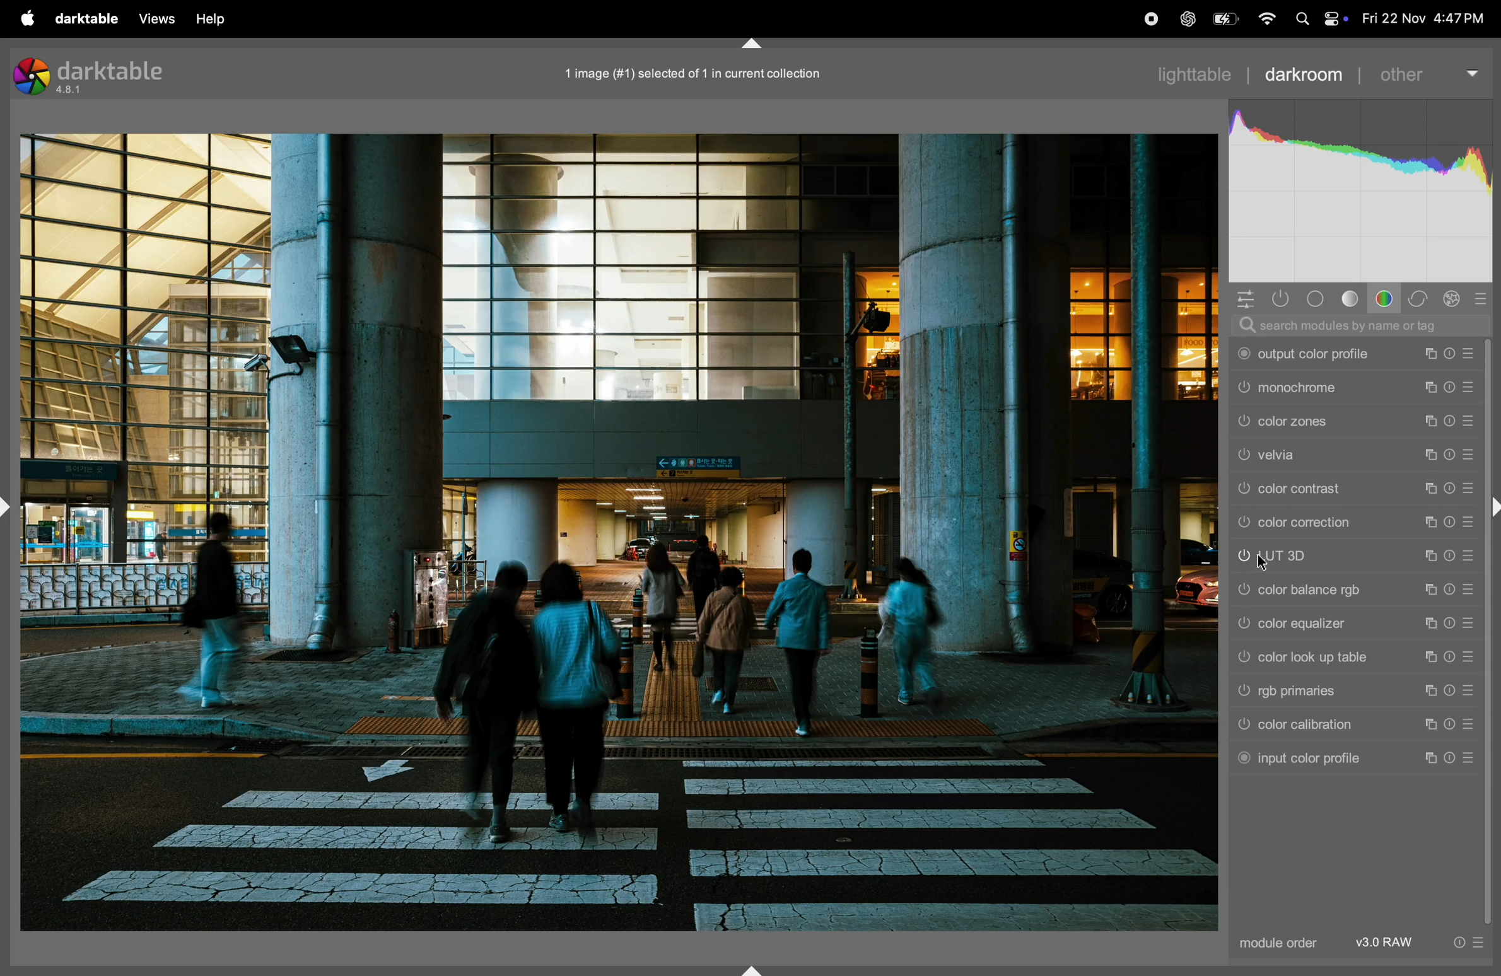 The width and height of the screenshot is (1501, 976). I want to click on multiple instance actions, so click(1429, 690).